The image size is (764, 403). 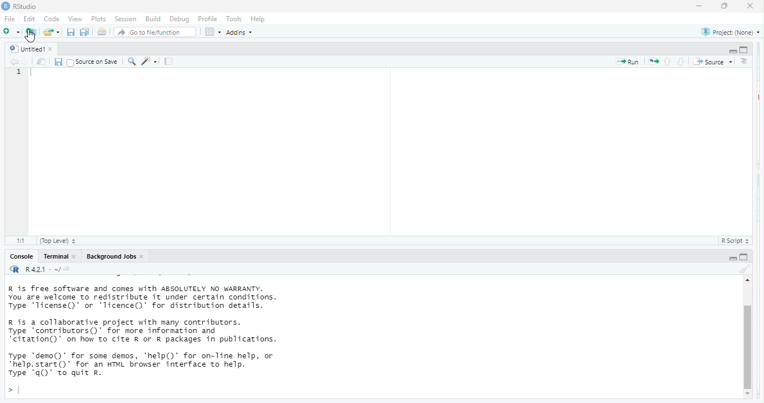 What do you see at coordinates (669, 62) in the screenshot?
I see `go to previous section/chunk` at bounding box center [669, 62].